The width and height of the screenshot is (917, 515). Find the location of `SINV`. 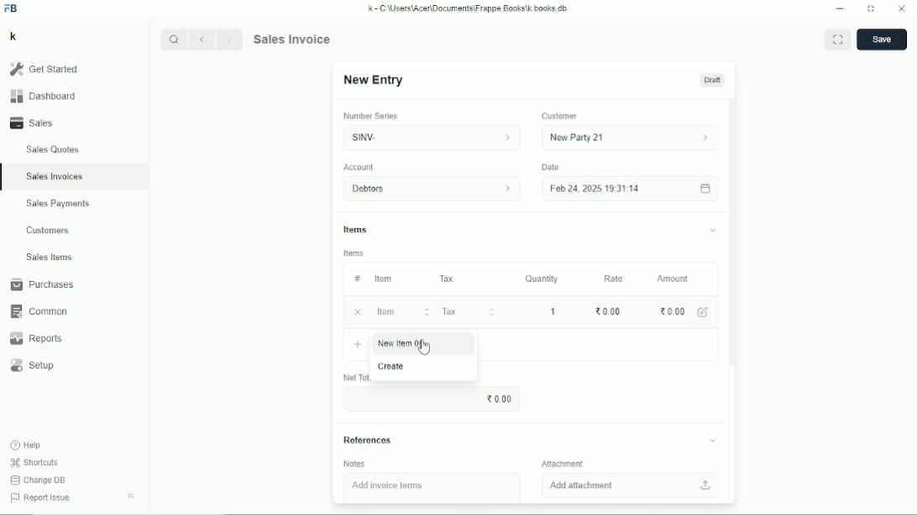

SINV is located at coordinates (429, 138).